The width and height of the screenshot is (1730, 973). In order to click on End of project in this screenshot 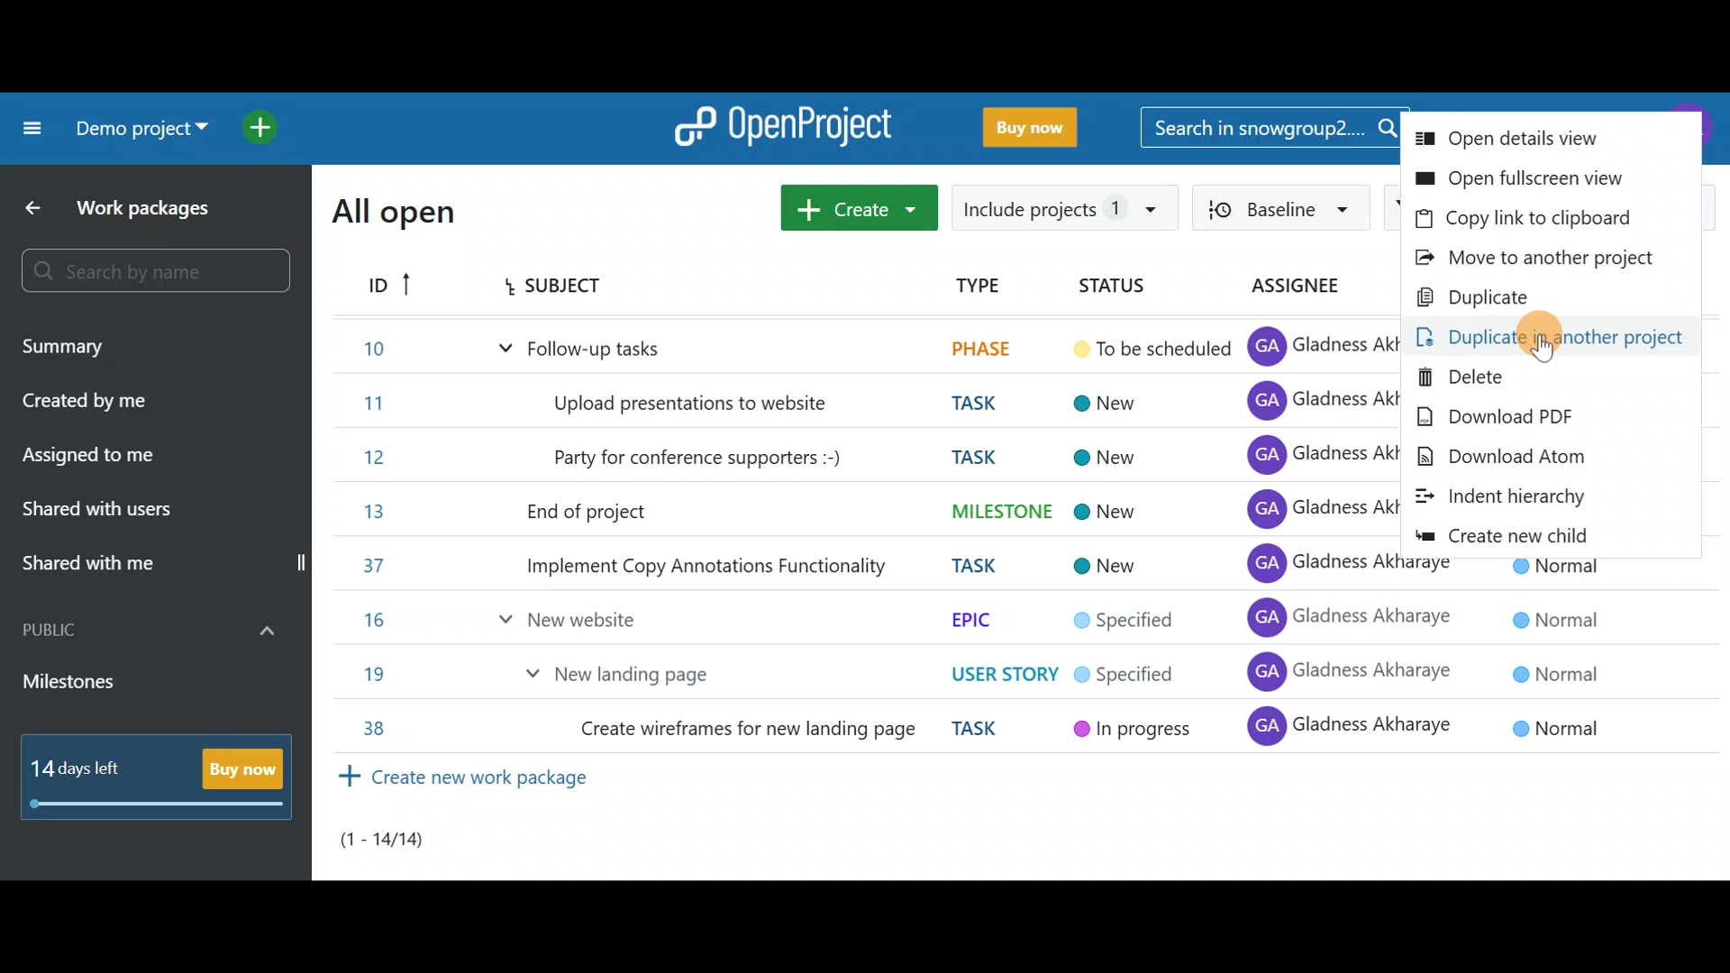, I will do `click(587, 513)`.